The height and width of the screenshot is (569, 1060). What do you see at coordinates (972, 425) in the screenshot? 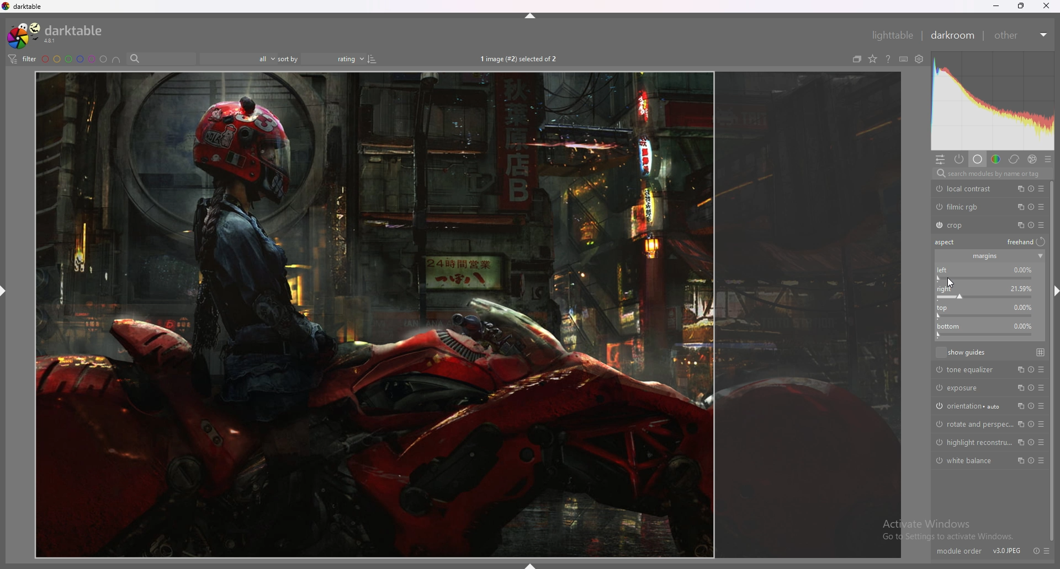
I see `rotate and perspective` at bounding box center [972, 425].